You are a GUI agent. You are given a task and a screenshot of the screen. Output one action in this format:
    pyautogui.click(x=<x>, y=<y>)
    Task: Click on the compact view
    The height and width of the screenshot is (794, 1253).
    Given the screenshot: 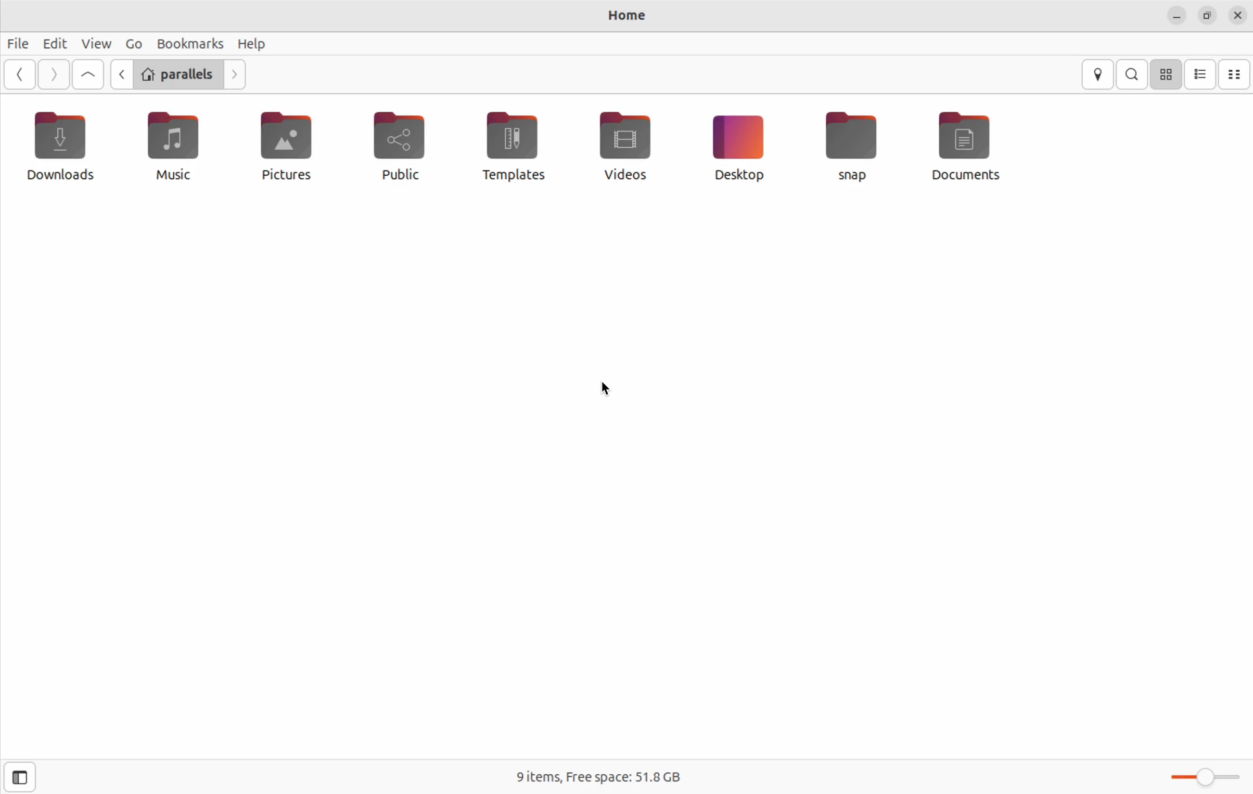 What is the action you would take?
    pyautogui.click(x=1236, y=75)
    